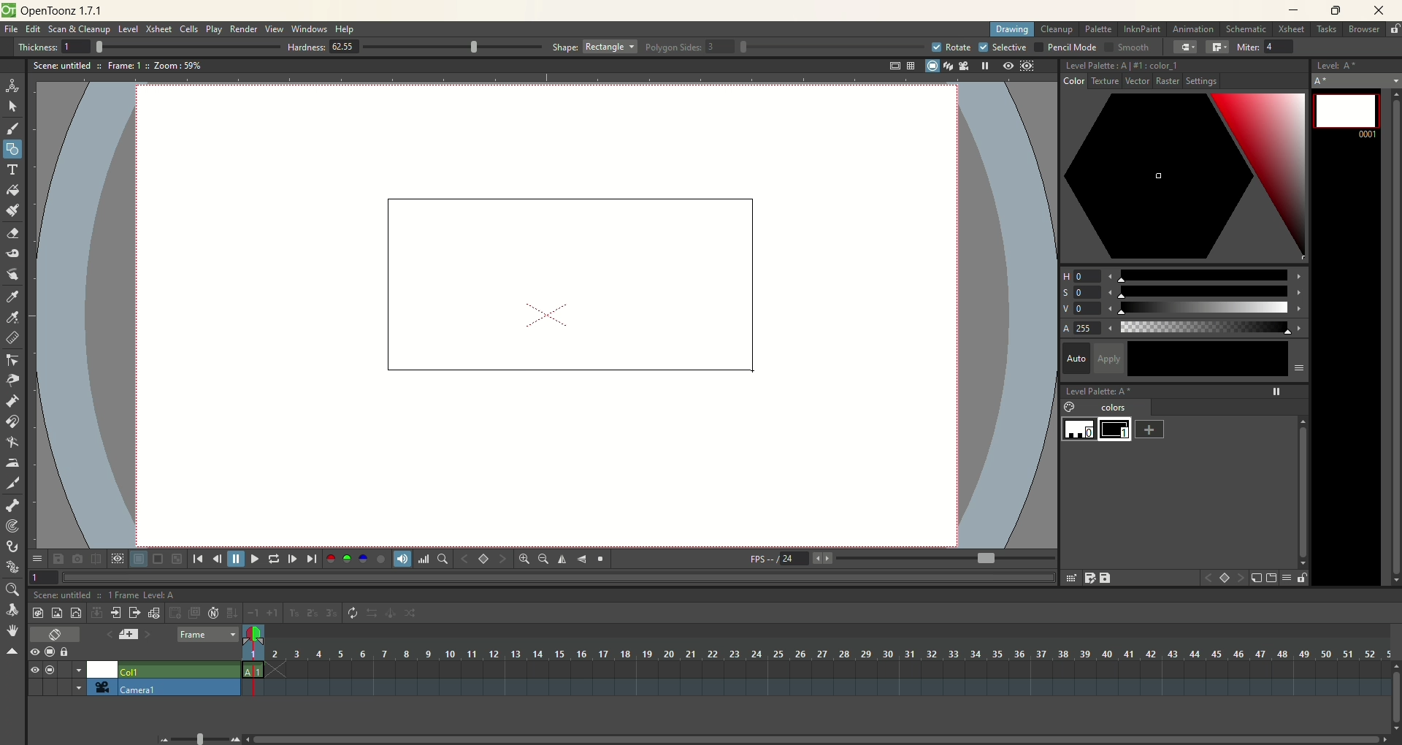 The width and height of the screenshot is (1402, 745). What do you see at coordinates (1070, 578) in the screenshot?
I see `delete` at bounding box center [1070, 578].